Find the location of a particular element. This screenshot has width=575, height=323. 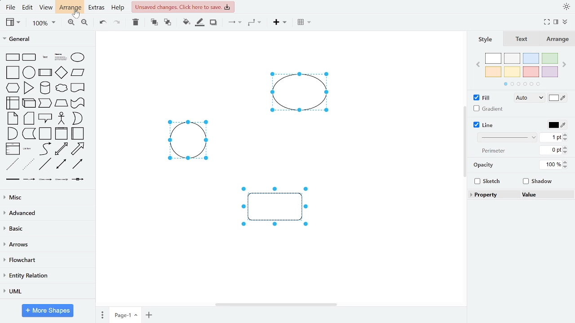

Connector with 2 label is located at coordinates (45, 181).